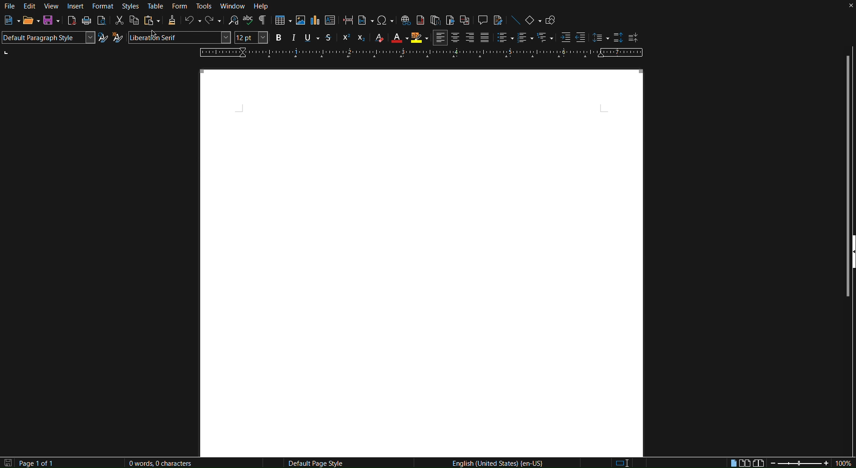  Describe the element at coordinates (51, 6) in the screenshot. I see `View` at that location.